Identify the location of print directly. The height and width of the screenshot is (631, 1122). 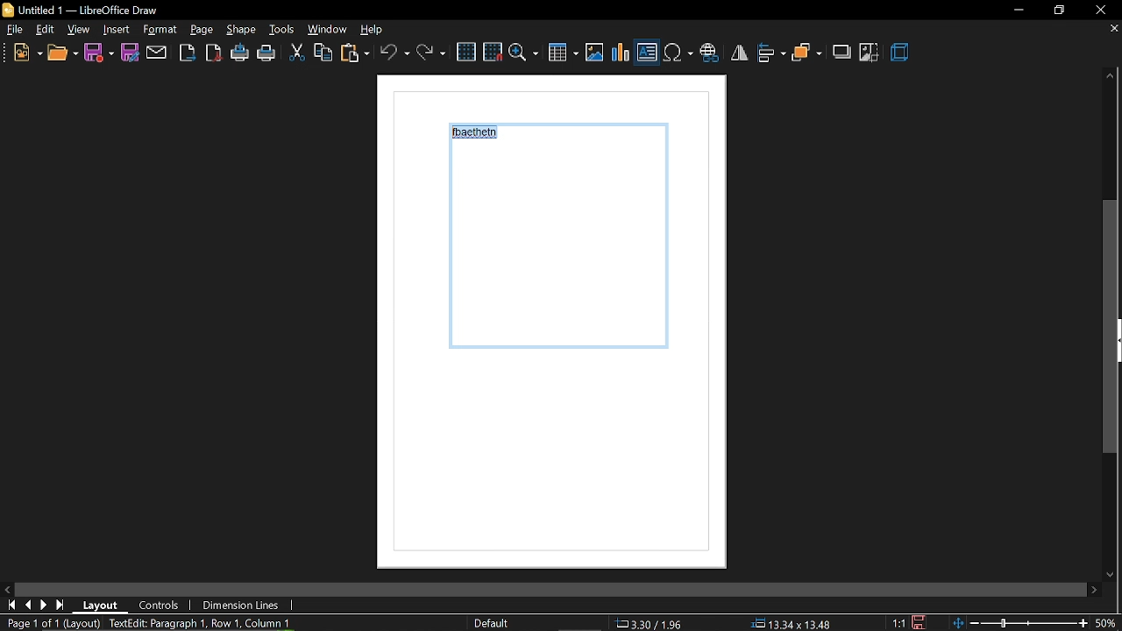
(240, 52).